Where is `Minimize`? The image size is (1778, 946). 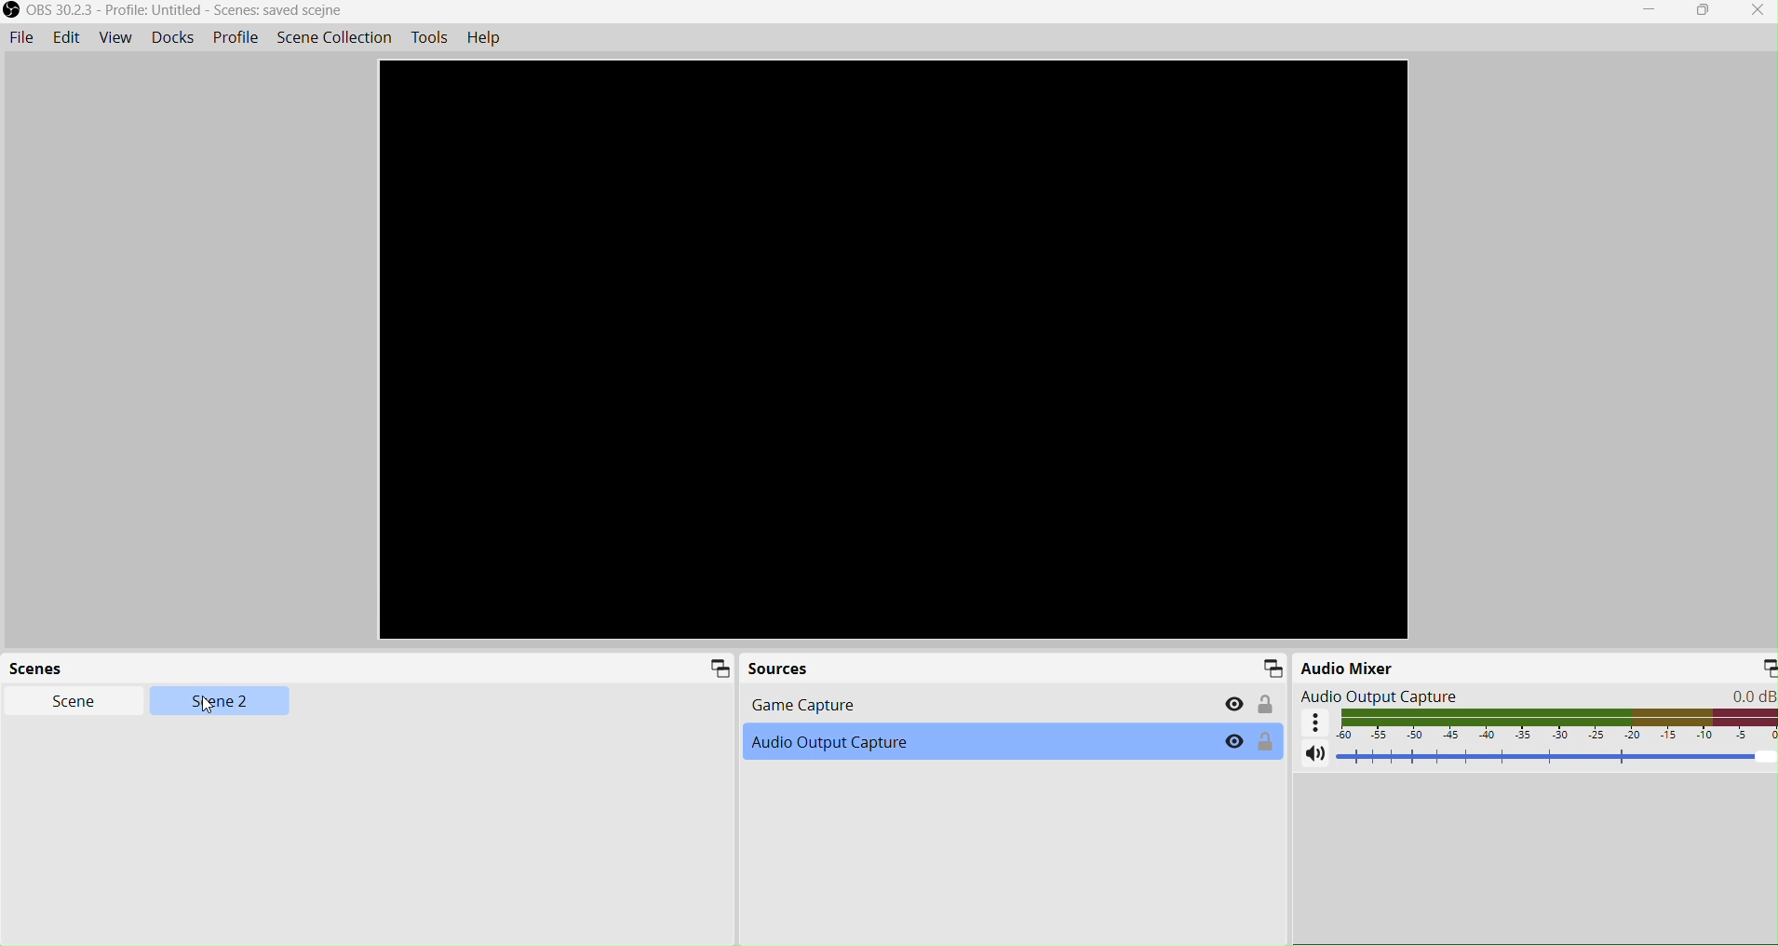
Minimize is located at coordinates (718, 669).